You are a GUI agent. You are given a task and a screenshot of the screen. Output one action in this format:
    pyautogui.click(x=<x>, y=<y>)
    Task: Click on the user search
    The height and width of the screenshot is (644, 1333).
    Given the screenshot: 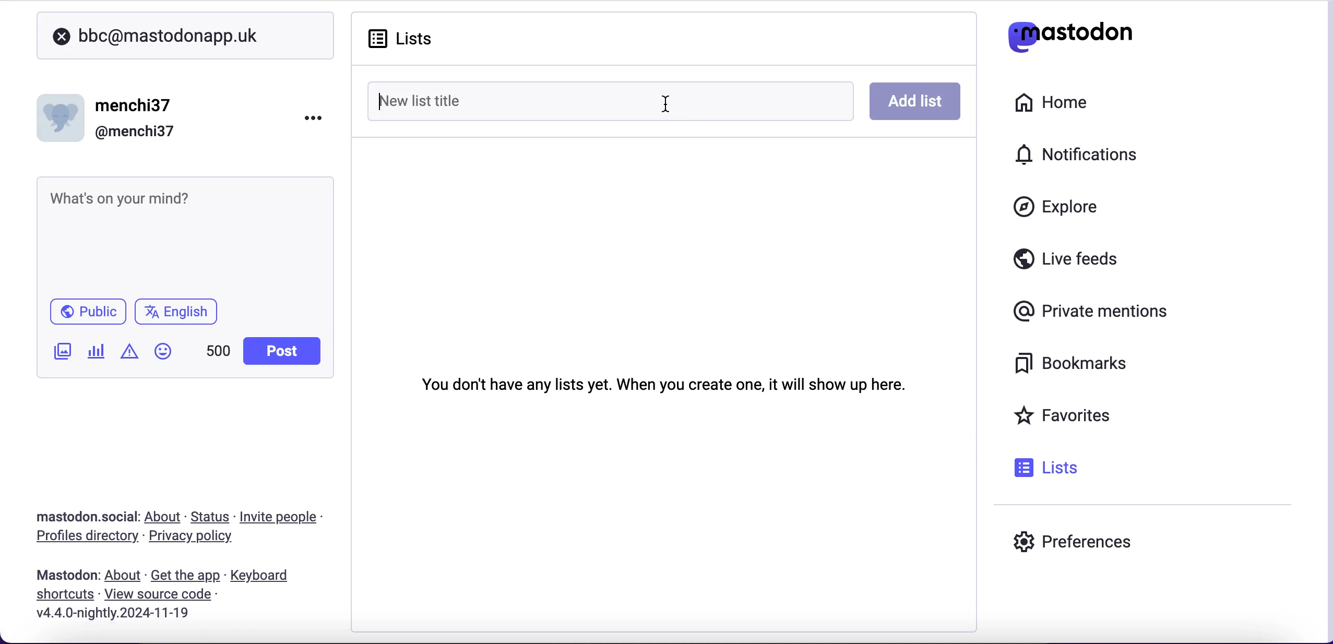 What is the action you would take?
    pyautogui.click(x=185, y=35)
    